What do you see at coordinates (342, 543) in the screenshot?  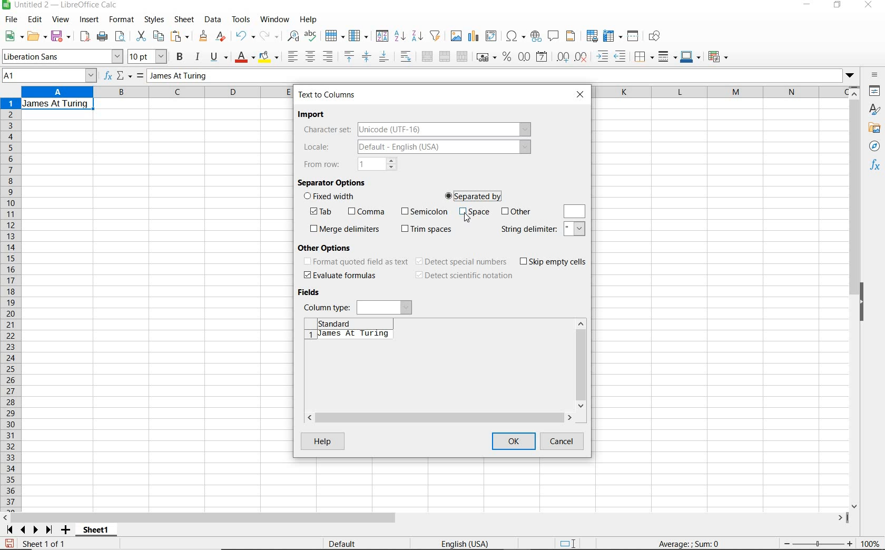 I see `default` at bounding box center [342, 543].